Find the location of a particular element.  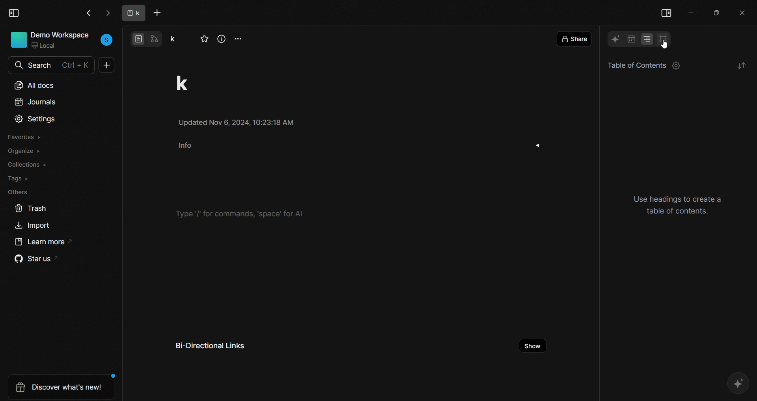

icon is located at coordinates (19, 39).